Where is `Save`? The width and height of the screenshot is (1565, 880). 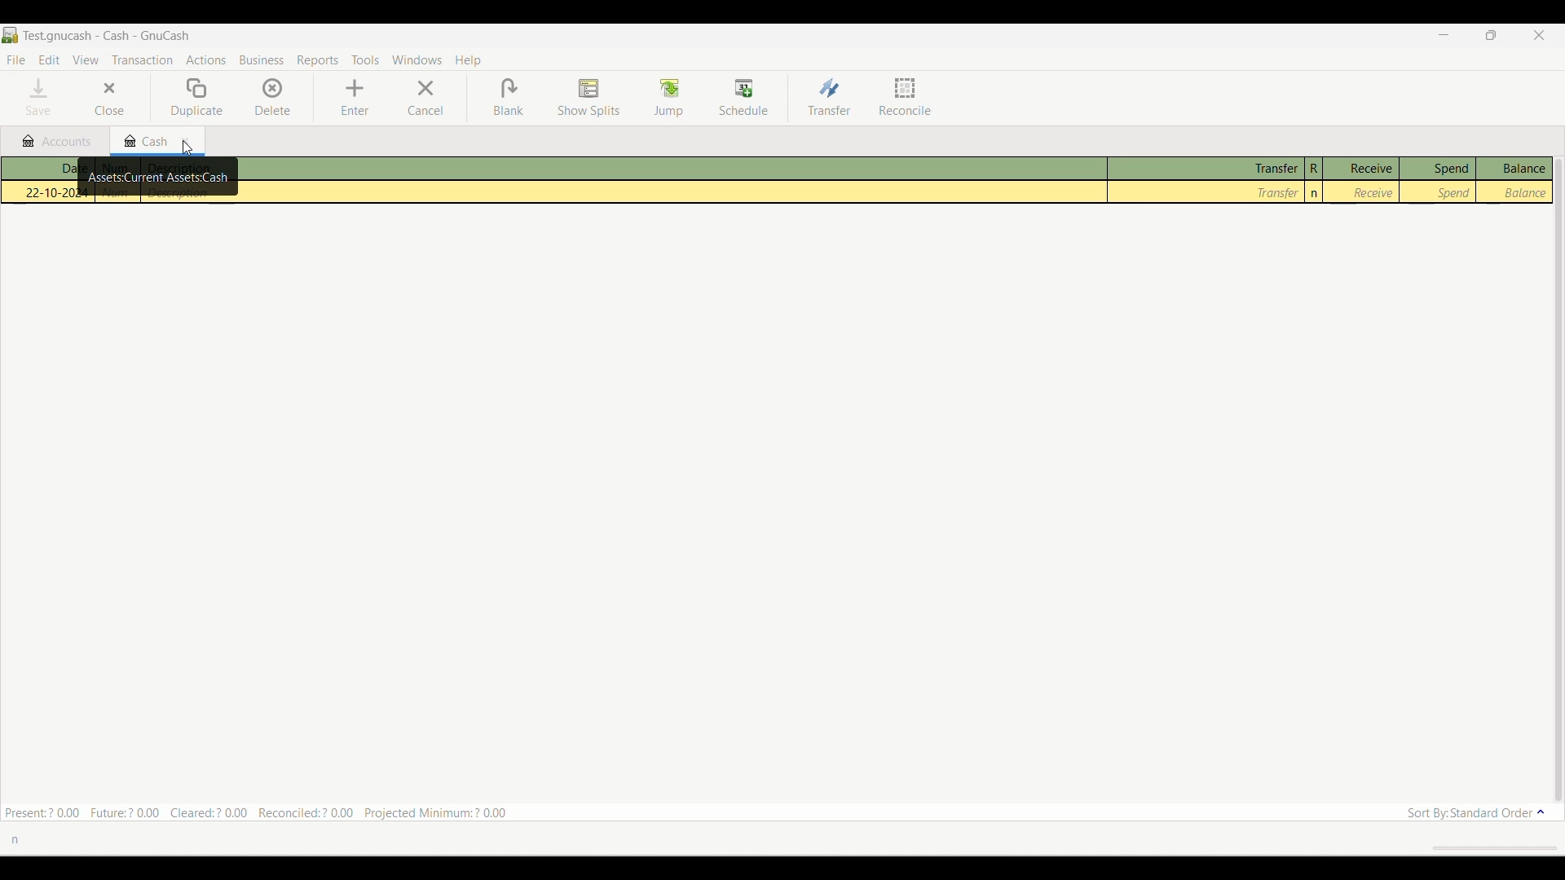 Save is located at coordinates (37, 97).